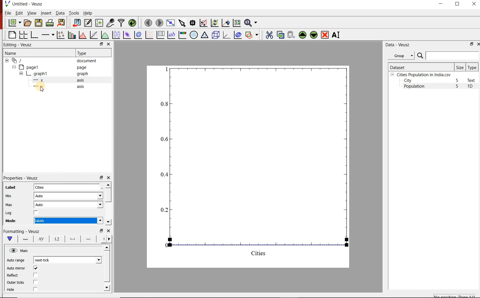 This screenshot has height=298, width=480. What do you see at coordinates (69, 196) in the screenshot?
I see `Auto` at bounding box center [69, 196].